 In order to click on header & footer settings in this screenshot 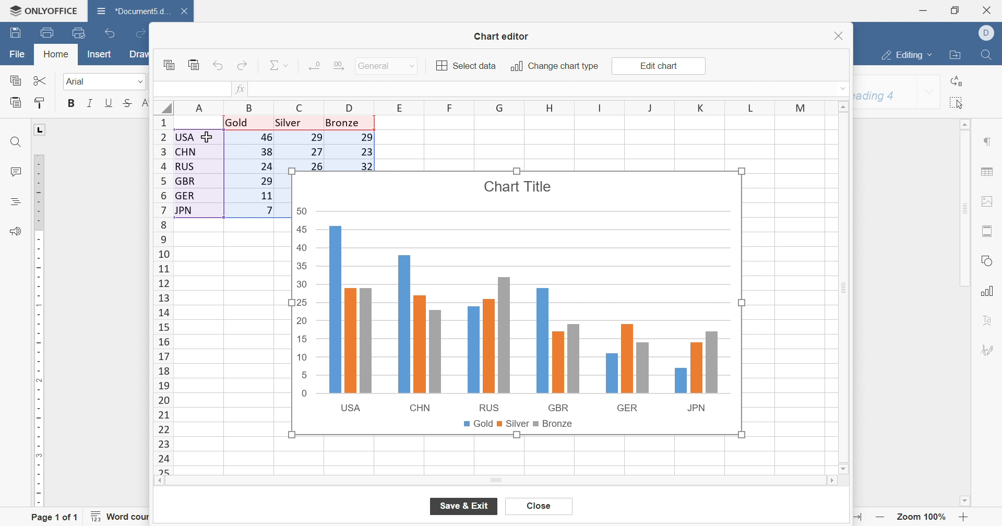, I will do `click(988, 232)`.